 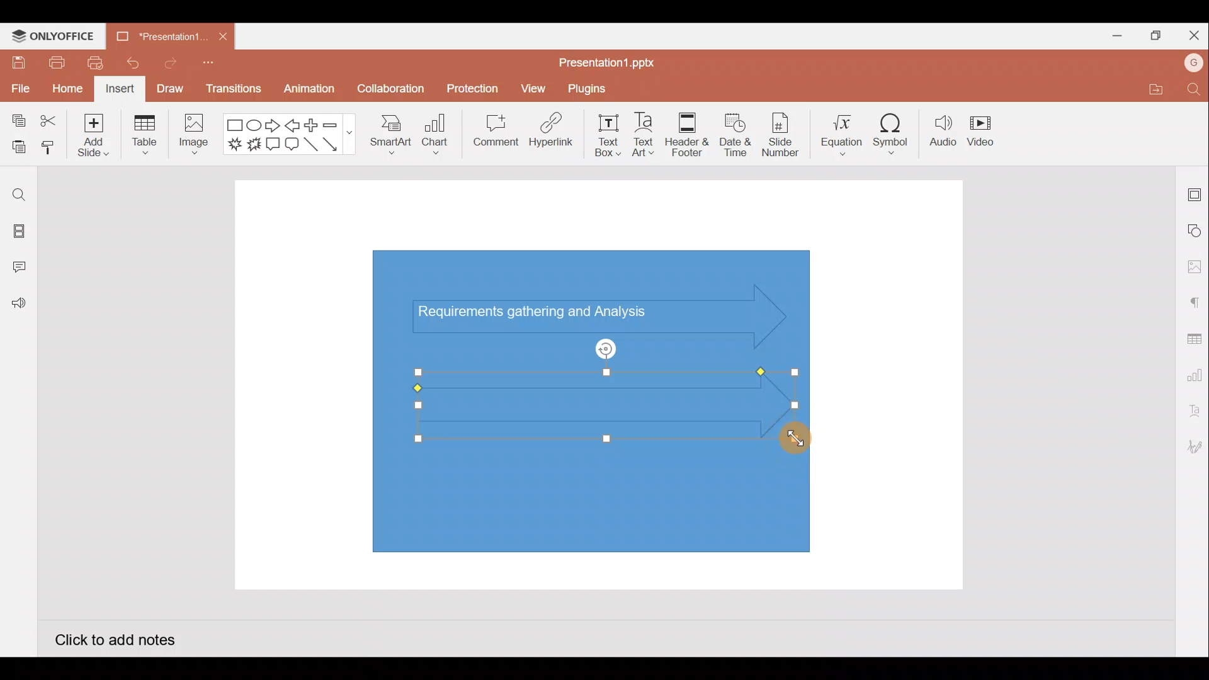 I want to click on File, so click(x=19, y=86).